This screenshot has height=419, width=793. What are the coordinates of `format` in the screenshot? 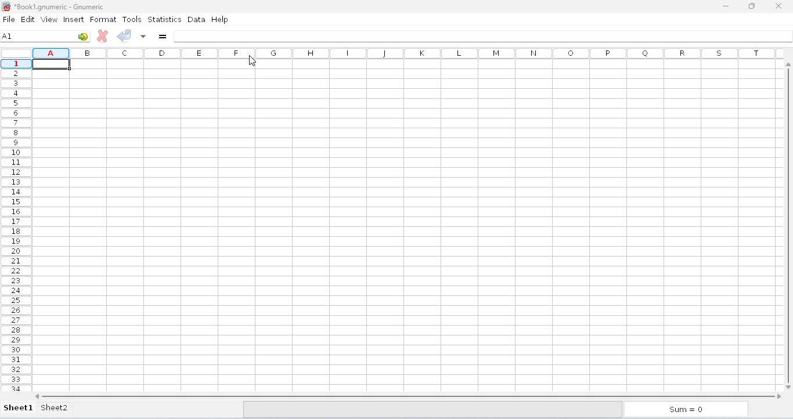 It's located at (103, 20).